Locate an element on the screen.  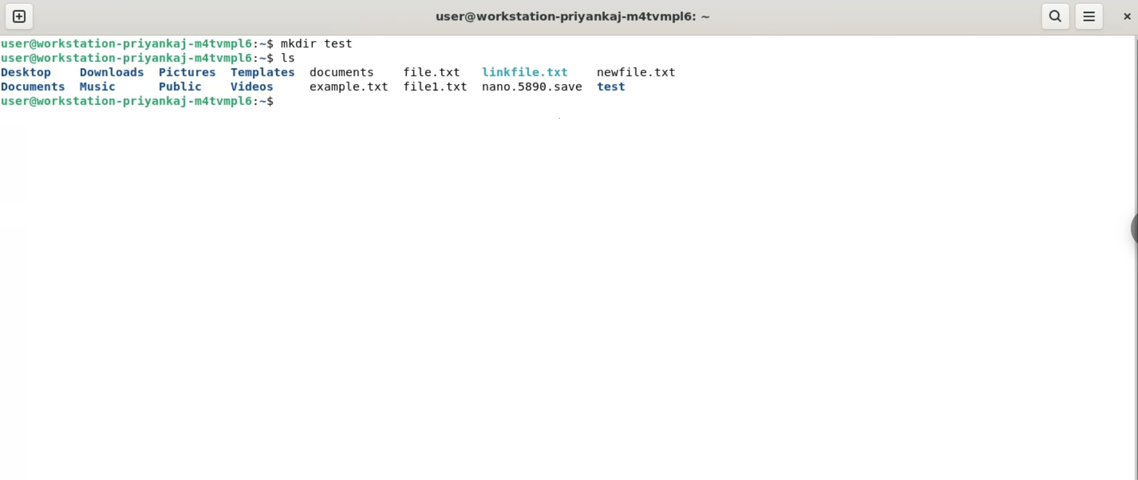
downloads is located at coordinates (111, 73).